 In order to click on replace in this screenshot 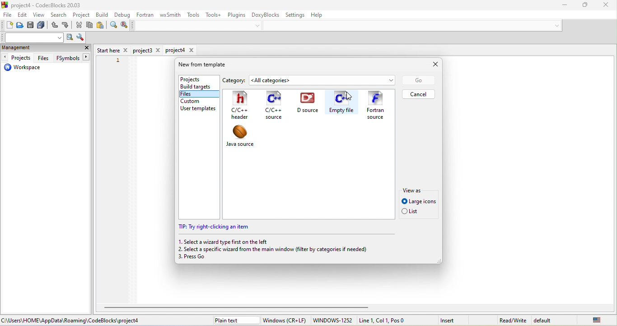, I will do `click(124, 25)`.